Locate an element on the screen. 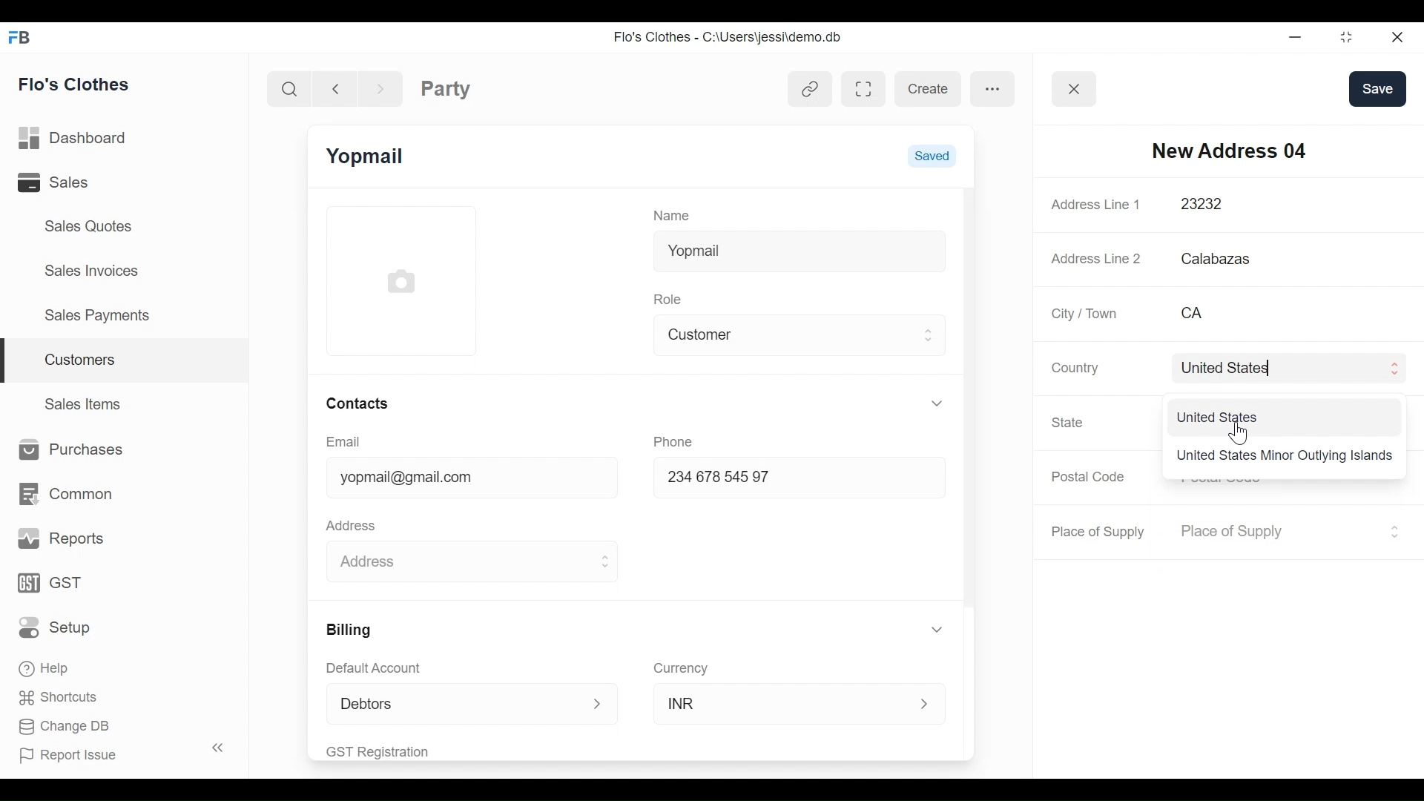 Image resolution: width=1424 pixels, height=801 pixels. Billing is located at coordinates (347, 630).